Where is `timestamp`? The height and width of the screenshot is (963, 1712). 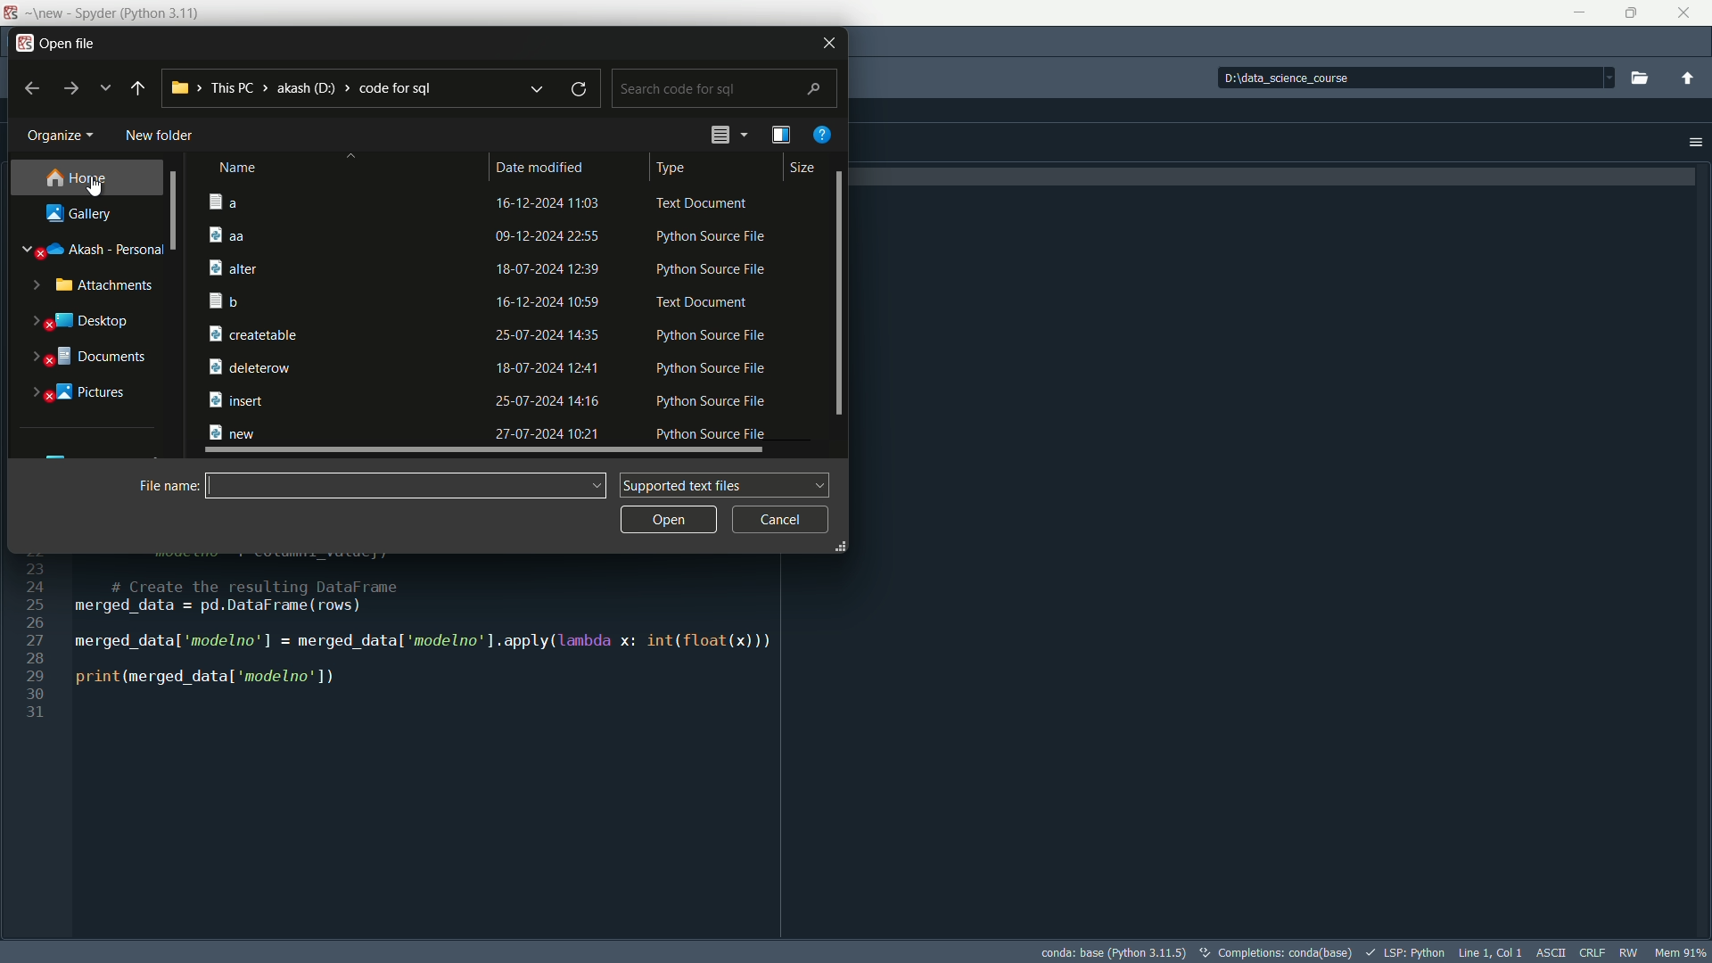
timestamp is located at coordinates (548, 201).